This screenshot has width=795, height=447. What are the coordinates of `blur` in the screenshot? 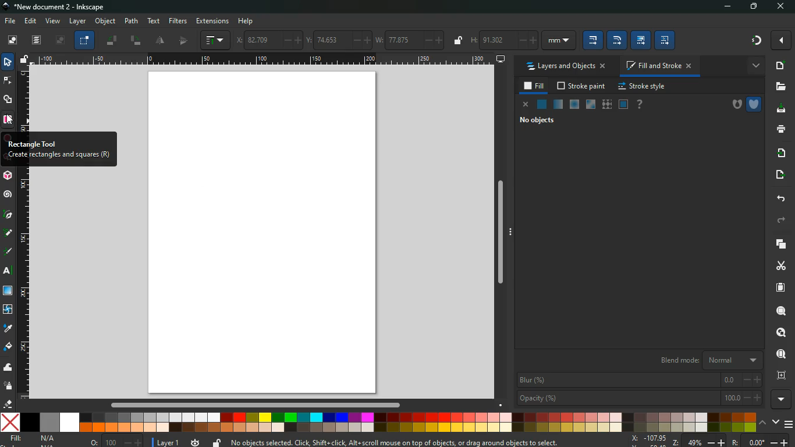 It's located at (637, 379).